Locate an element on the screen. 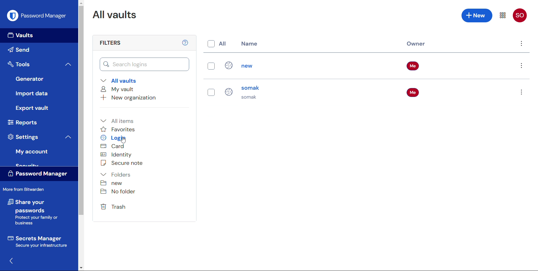 The height and width of the screenshot is (271, 538). All vaults is located at coordinates (115, 15).